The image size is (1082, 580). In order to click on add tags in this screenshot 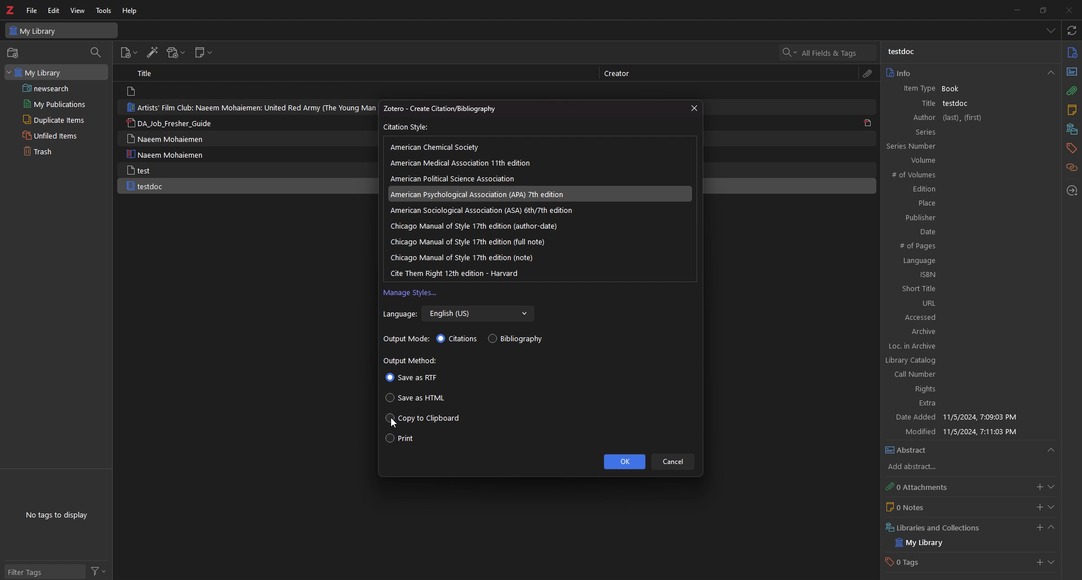, I will do `click(1038, 564)`.